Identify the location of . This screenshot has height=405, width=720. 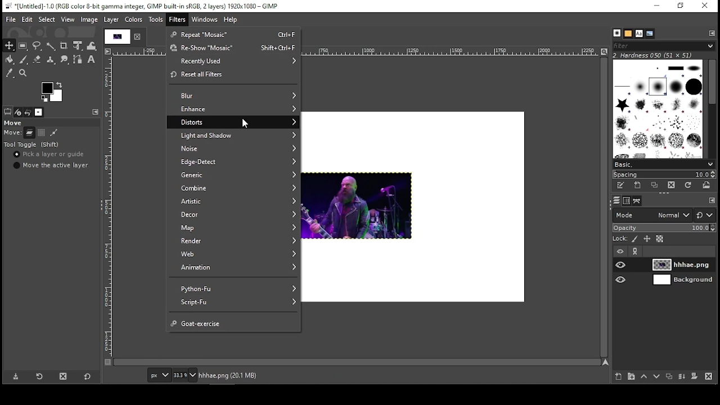
(186, 376).